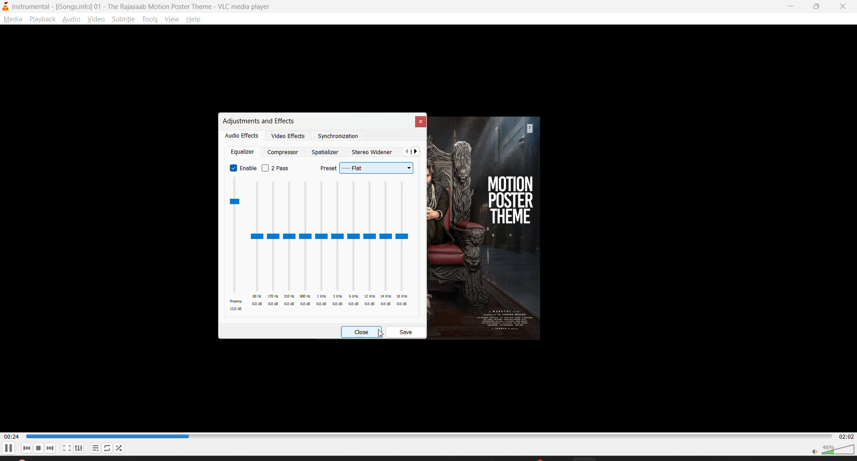 This screenshot has height=461, width=857. What do you see at coordinates (44, 20) in the screenshot?
I see `playback` at bounding box center [44, 20].